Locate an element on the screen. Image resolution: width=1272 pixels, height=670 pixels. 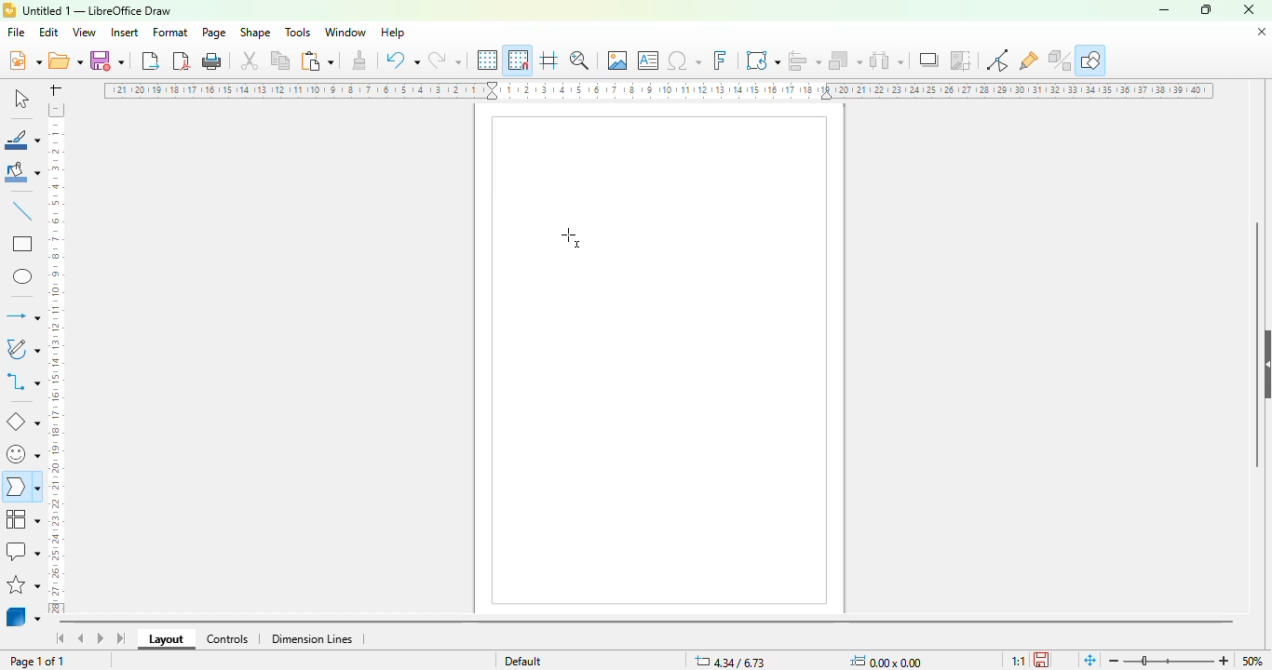
scroll to last sheet is located at coordinates (122, 638).